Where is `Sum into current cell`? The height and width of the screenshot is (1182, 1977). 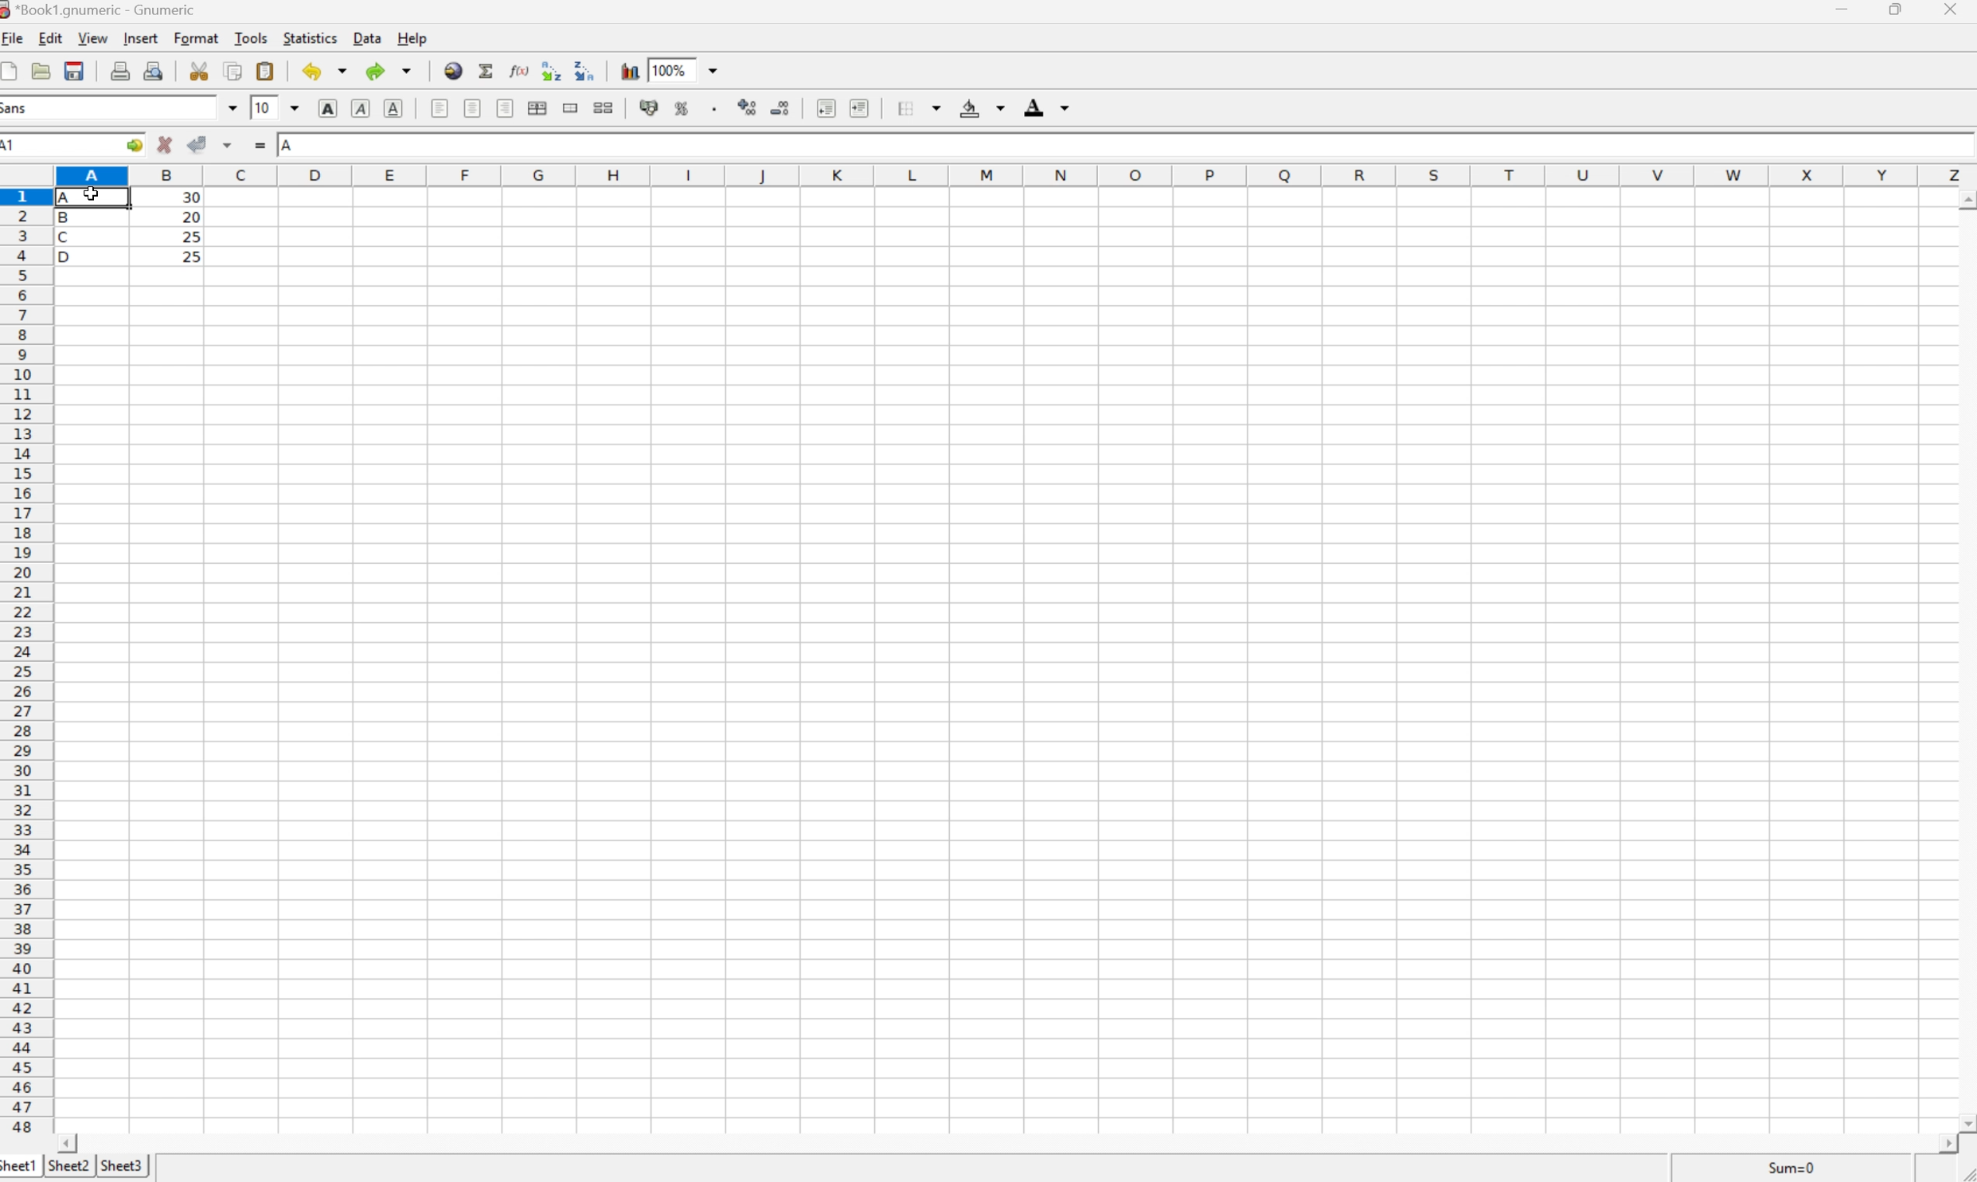 Sum into current cell is located at coordinates (487, 68).